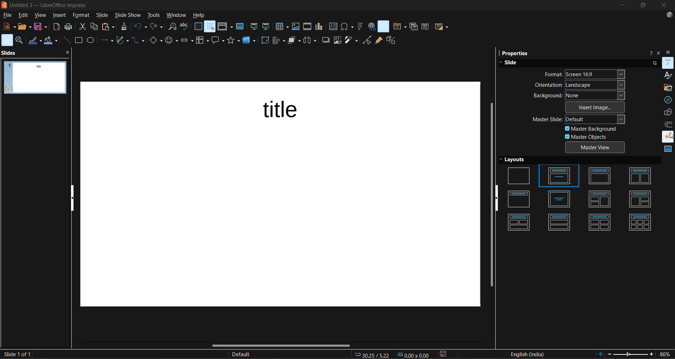 This screenshot has width=675, height=359. Describe the element at coordinates (622, 5) in the screenshot. I see `minimize` at that location.